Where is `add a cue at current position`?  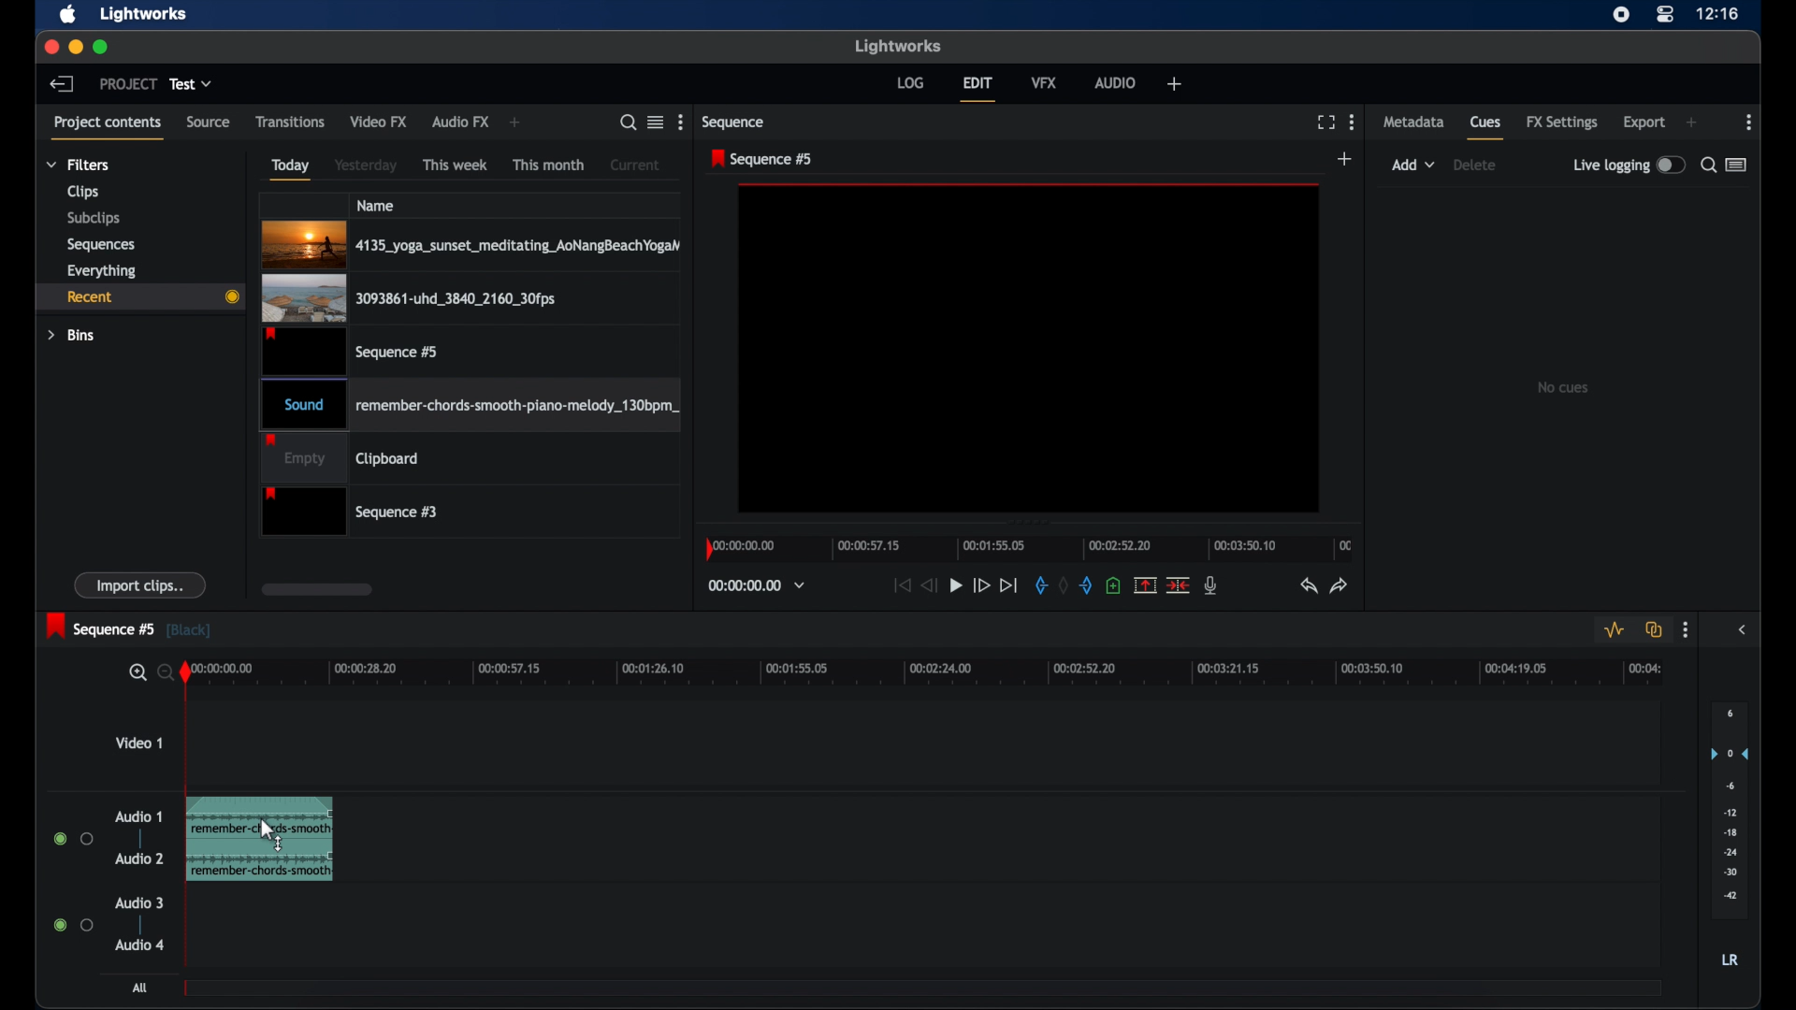 add a cue at current position is located at coordinates (1113, 585).